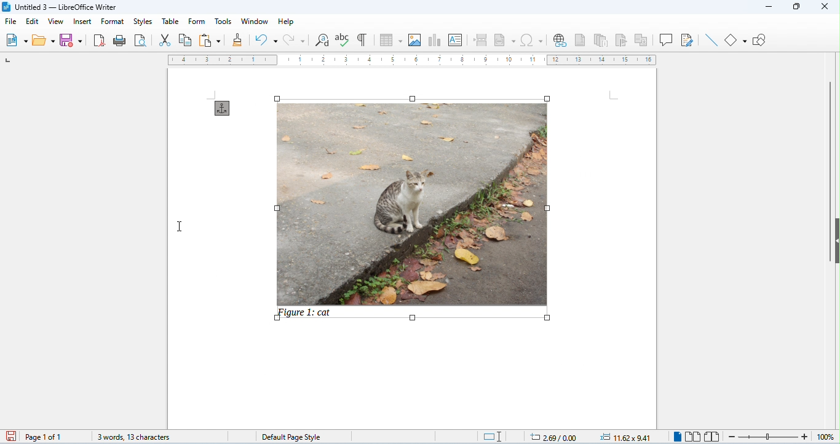 The image size is (840, 444). Describe the element at coordinates (179, 225) in the screenshot. I see `cursor movement` at that location.